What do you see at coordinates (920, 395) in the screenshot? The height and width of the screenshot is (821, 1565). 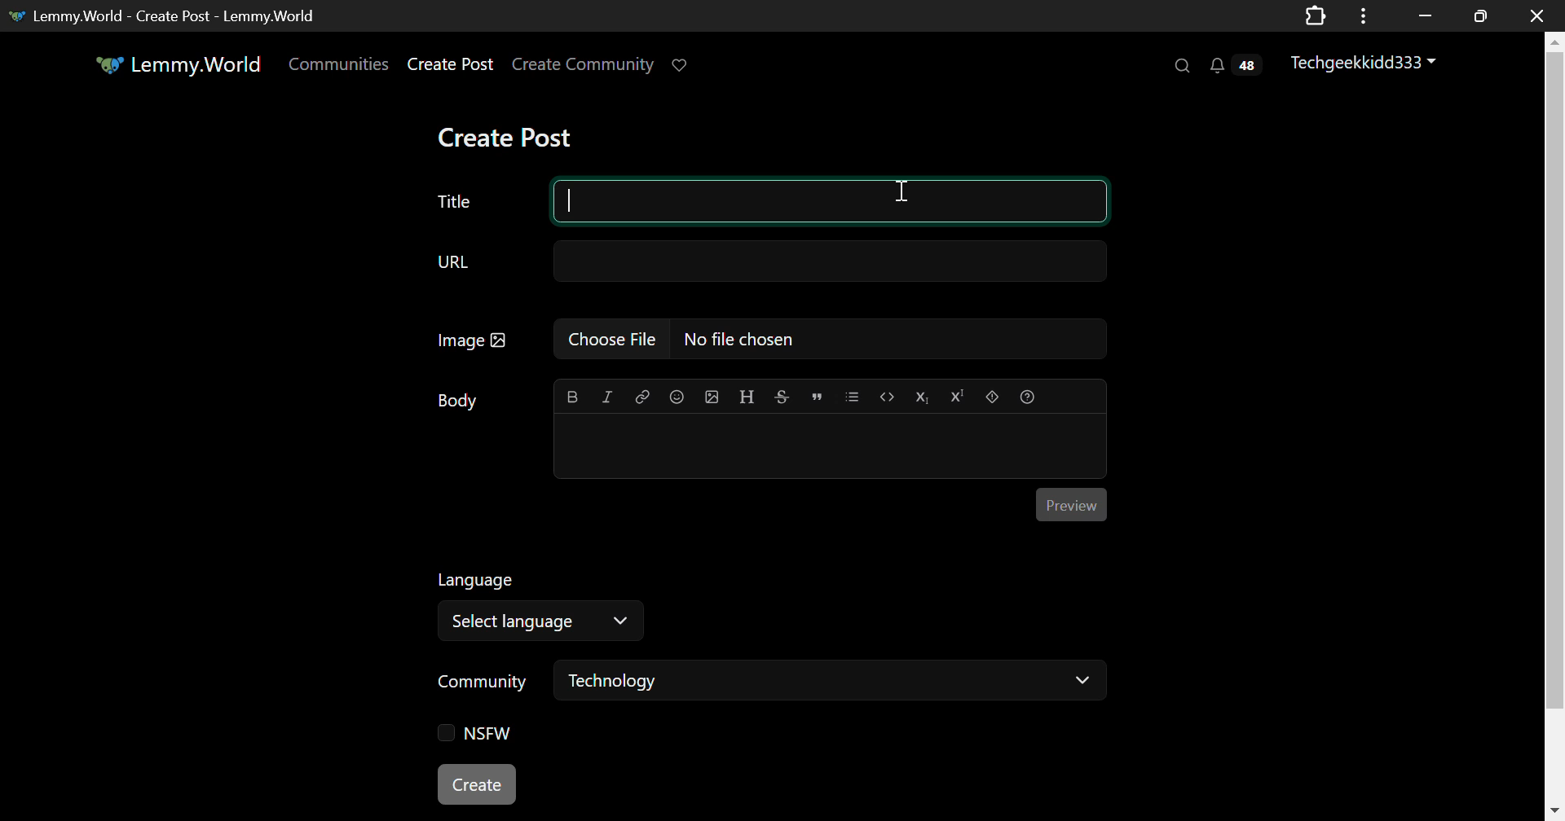 I see `subscript` at bounding box center [920, 395].